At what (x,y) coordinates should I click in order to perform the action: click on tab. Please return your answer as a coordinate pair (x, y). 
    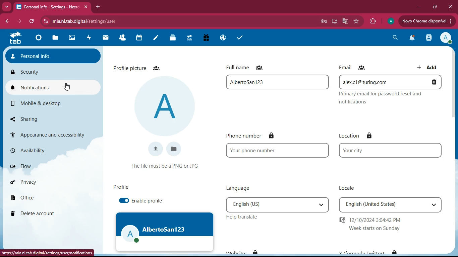
    Looking at the image, I should click on (191, 39).